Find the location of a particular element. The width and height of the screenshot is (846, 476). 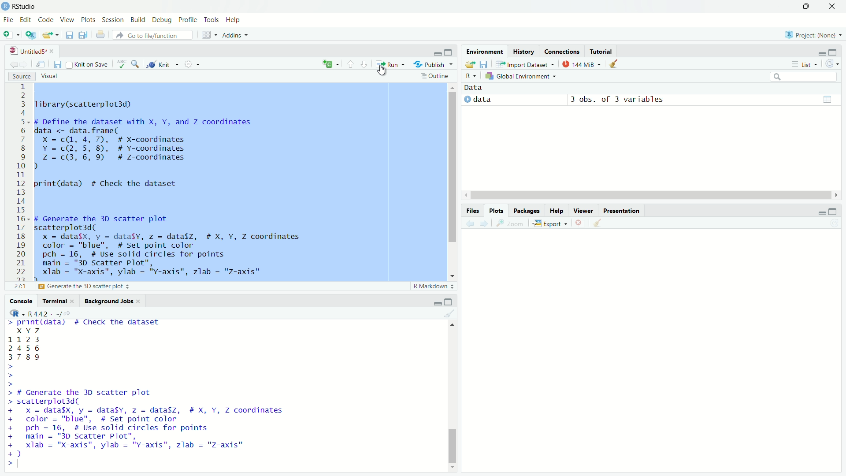

empty plot area is located at coordinates (658, 352).